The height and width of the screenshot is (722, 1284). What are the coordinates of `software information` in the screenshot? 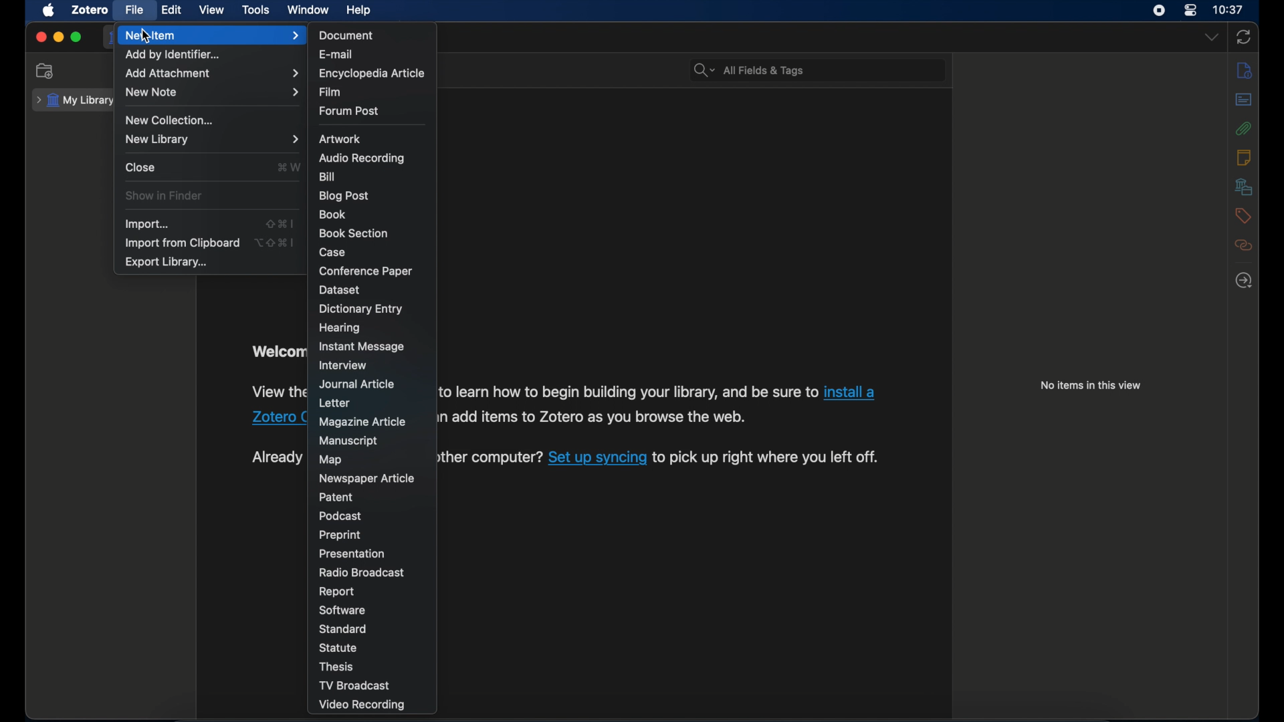 It's located at (628, 392).